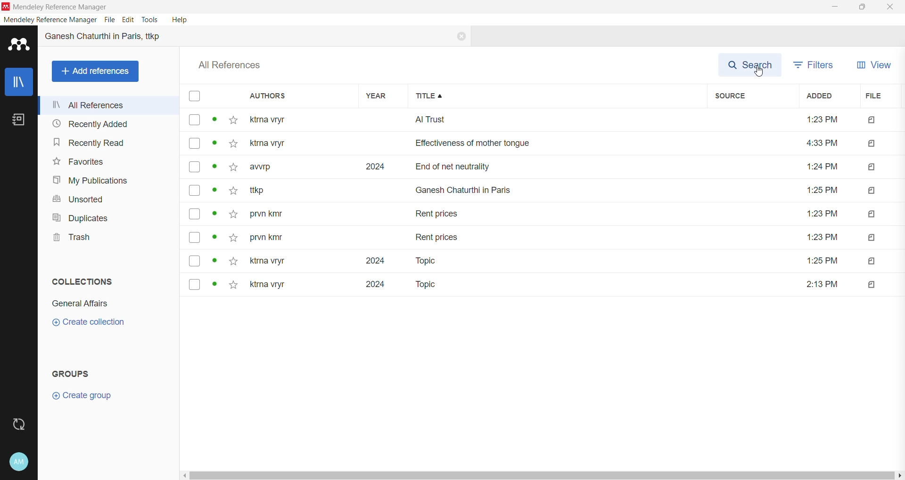 Image resolution: width=905 pixels, height=480 pixels. What do you see at coordinates (299, 96) in the screenshot?
I see `Authors` at bounding box center [299, 96].